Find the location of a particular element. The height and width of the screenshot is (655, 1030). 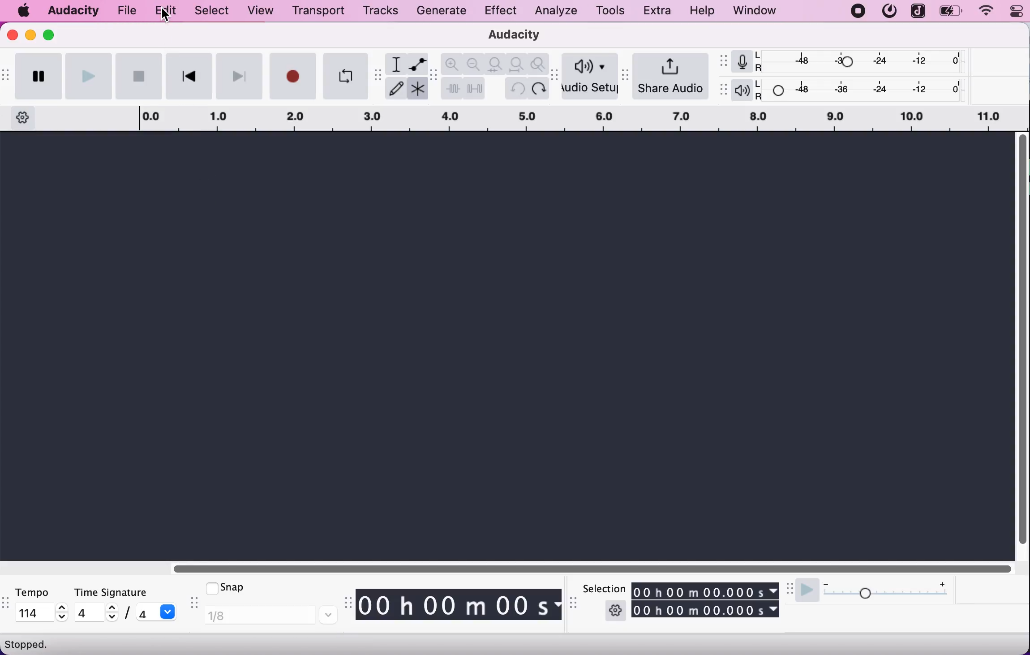

audacity tools toolbar is located at coordinates (378, 76).